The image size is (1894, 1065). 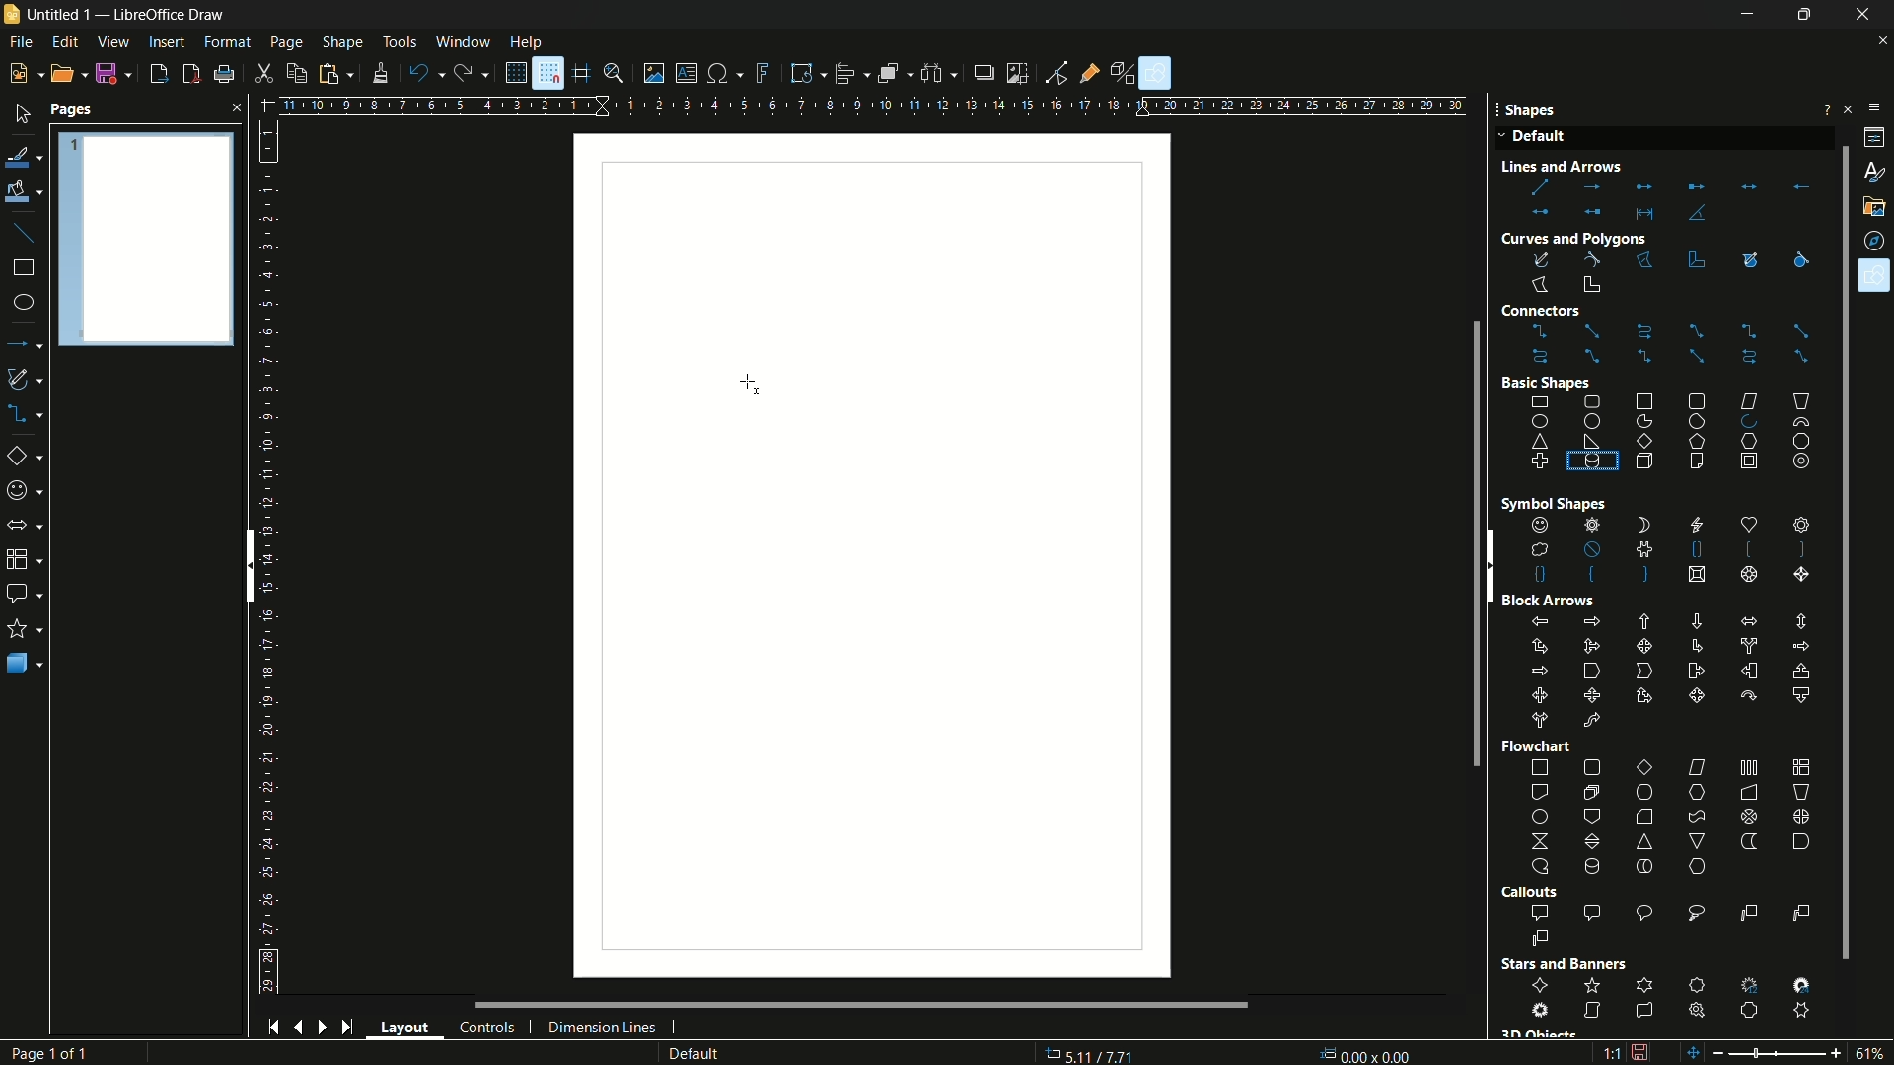 What do you see at coordinates (1640, 1051) in the screenshot?
I see `document modification` at bounding box center [1640, 1051].